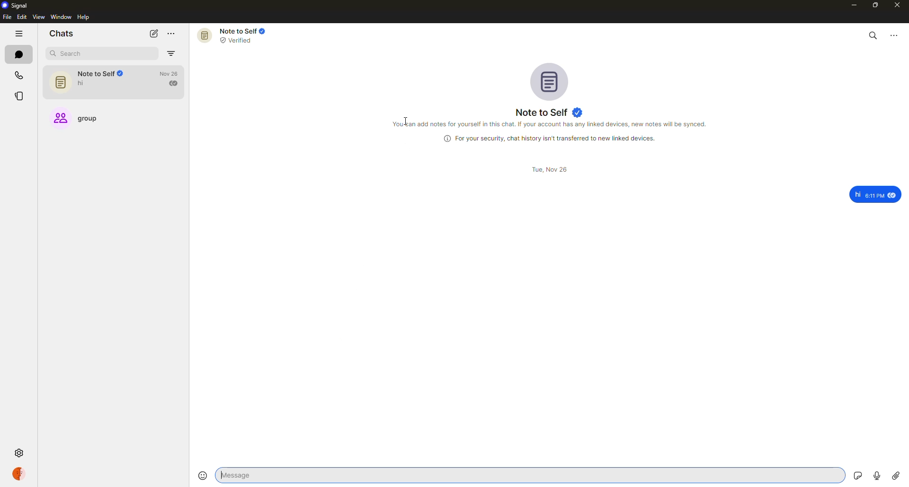 The width and height of the screenshot is (909, 487). I want to click on file, so click(7, 17).